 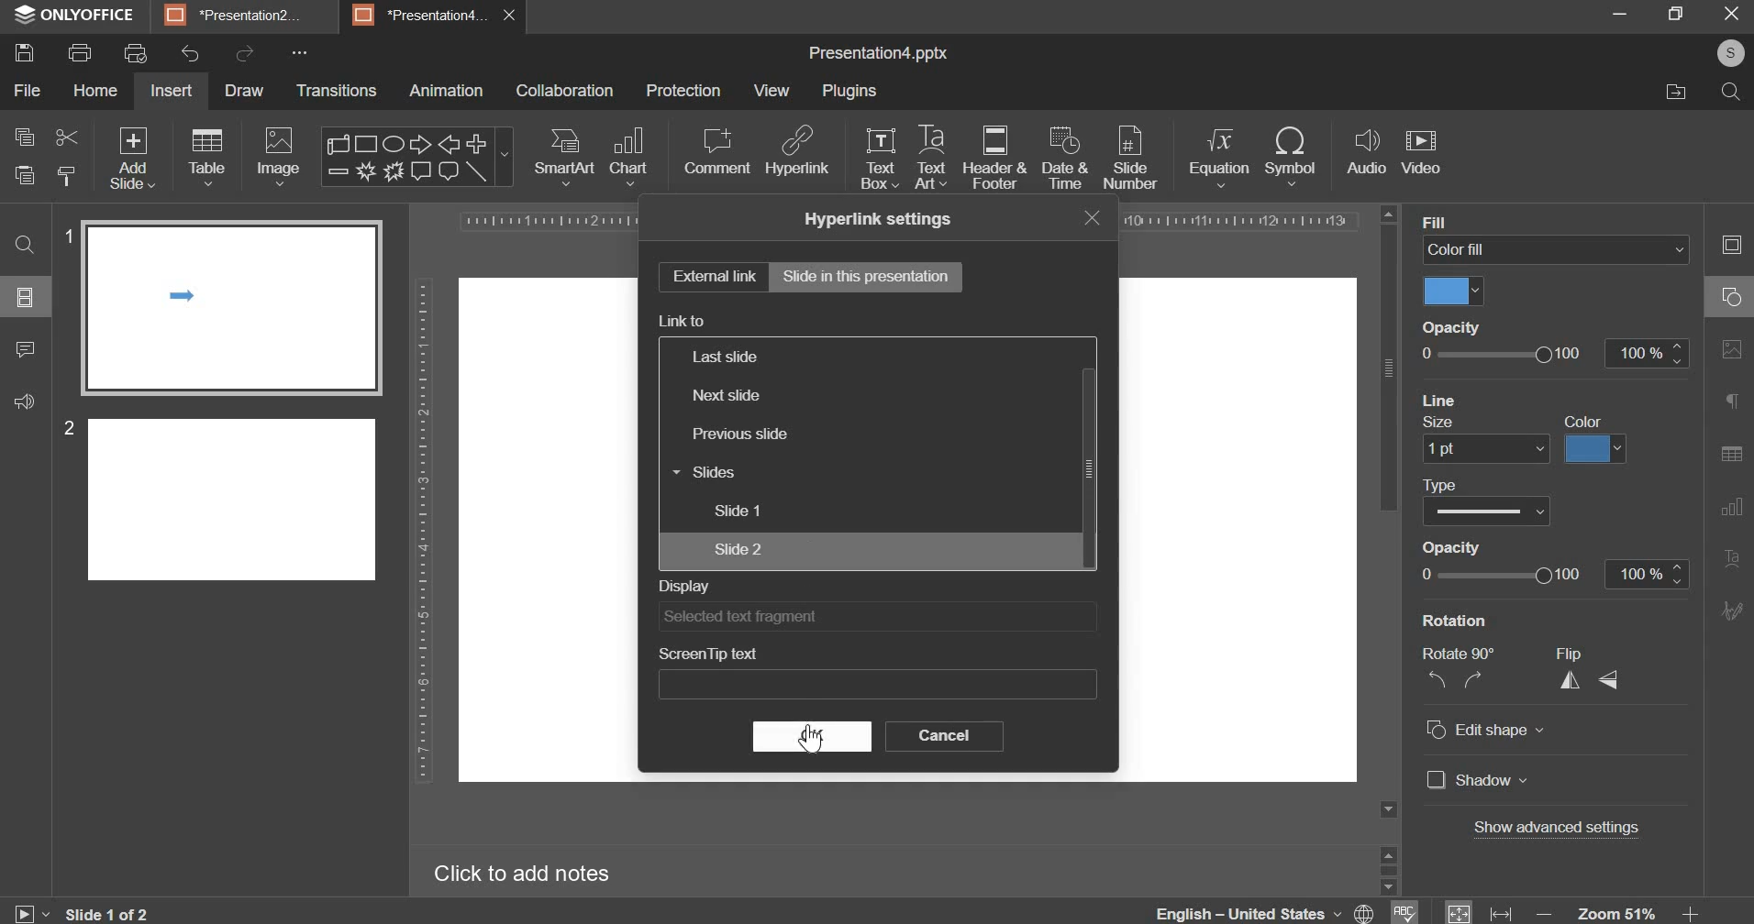 I want to click on chart, so click(x=628, y=158).